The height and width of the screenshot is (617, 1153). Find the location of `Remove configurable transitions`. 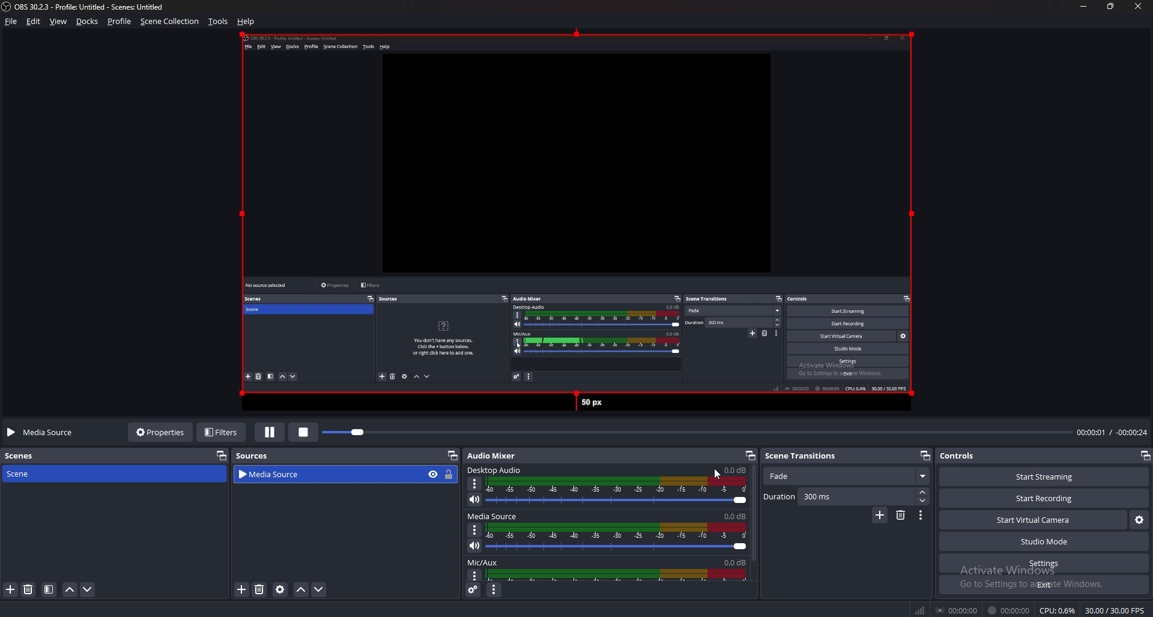

Remove configurable transitions is located at coordinates (901, 514).